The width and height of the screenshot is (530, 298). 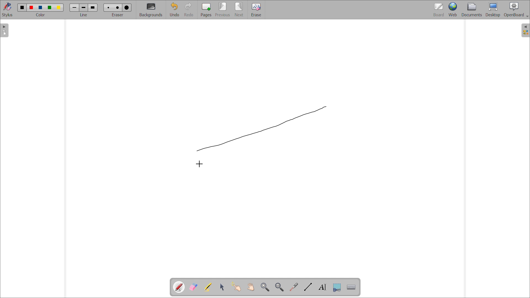 I want to click on select eraser size, so click(x=118, y=15).